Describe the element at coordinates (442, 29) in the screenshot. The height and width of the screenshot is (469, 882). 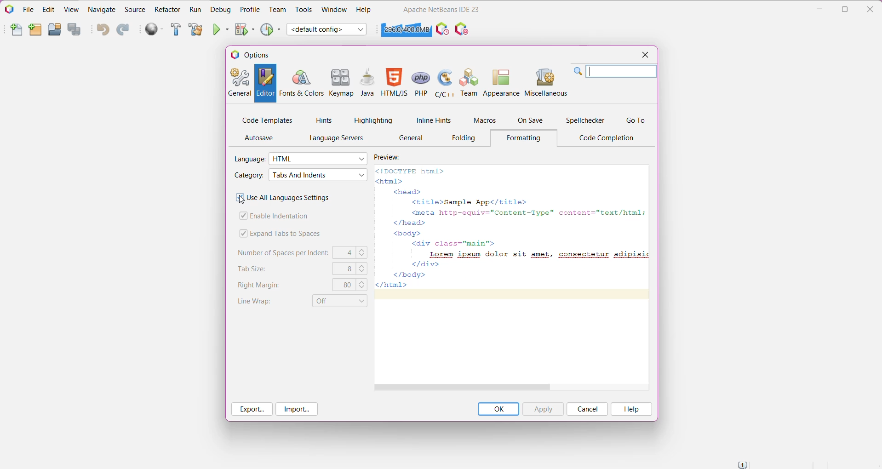
I see `Profile the IDE` at that location.